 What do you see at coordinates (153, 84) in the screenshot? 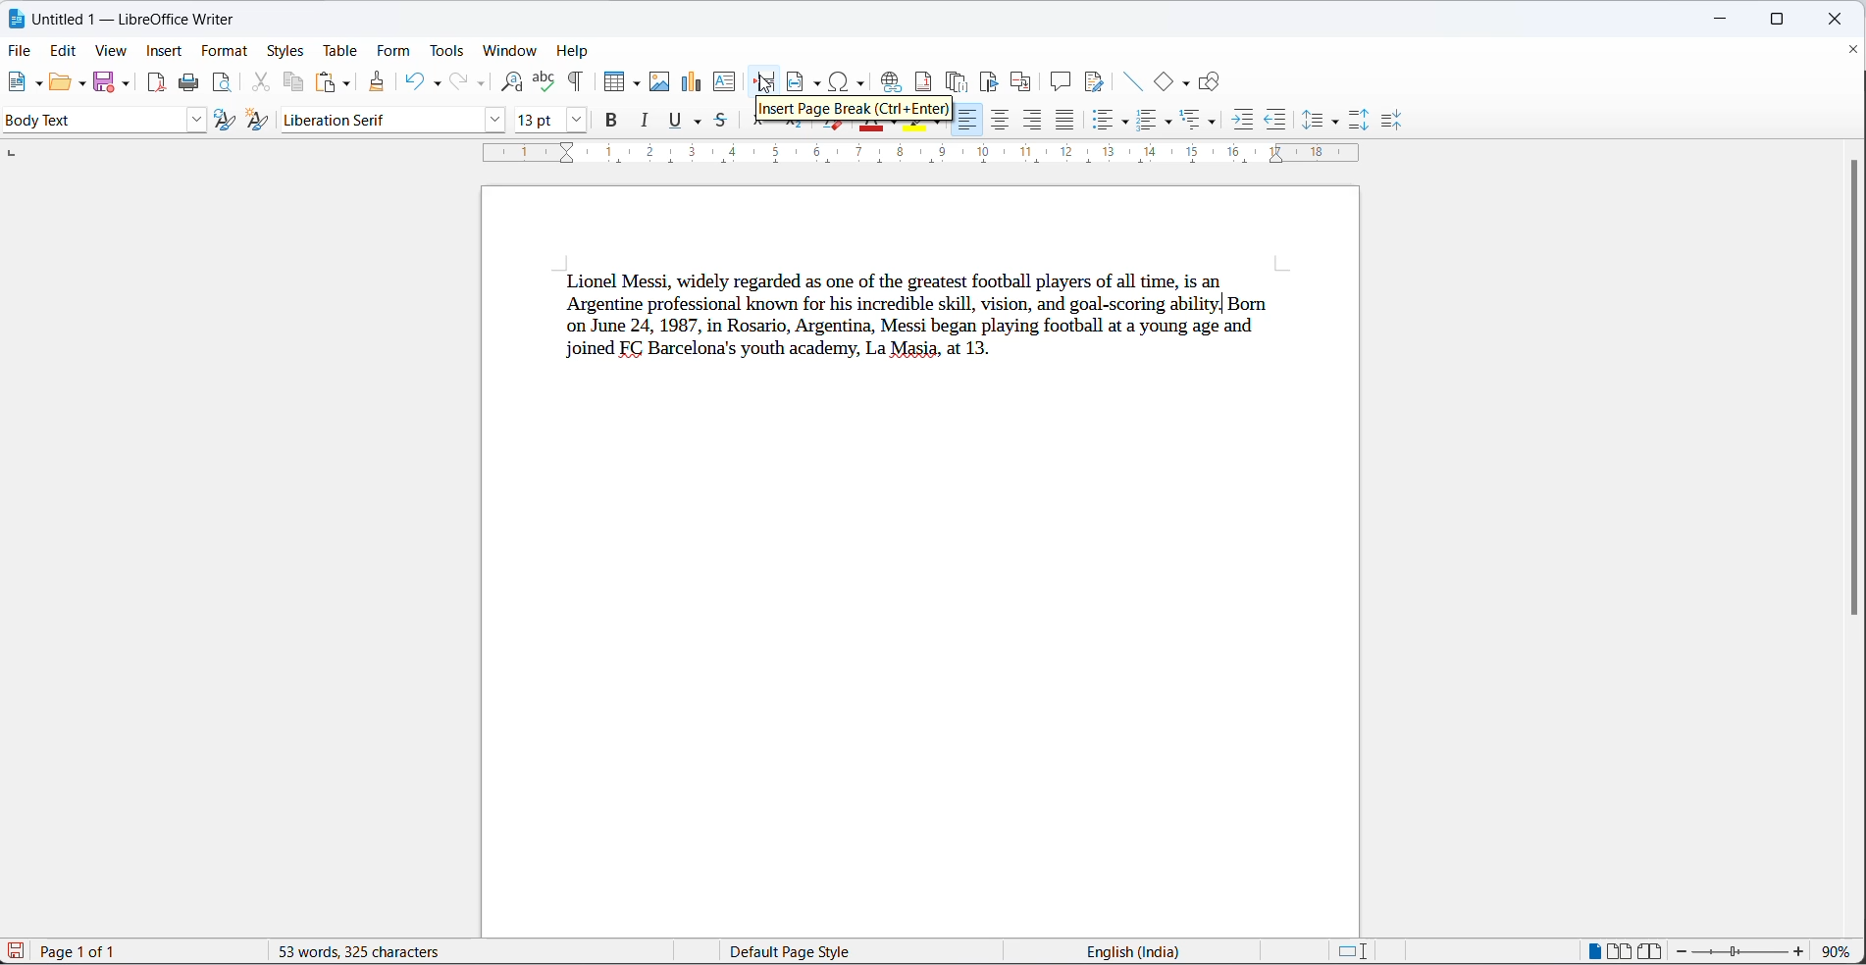
I see `export as pdf` at bounding box center [153, 84].